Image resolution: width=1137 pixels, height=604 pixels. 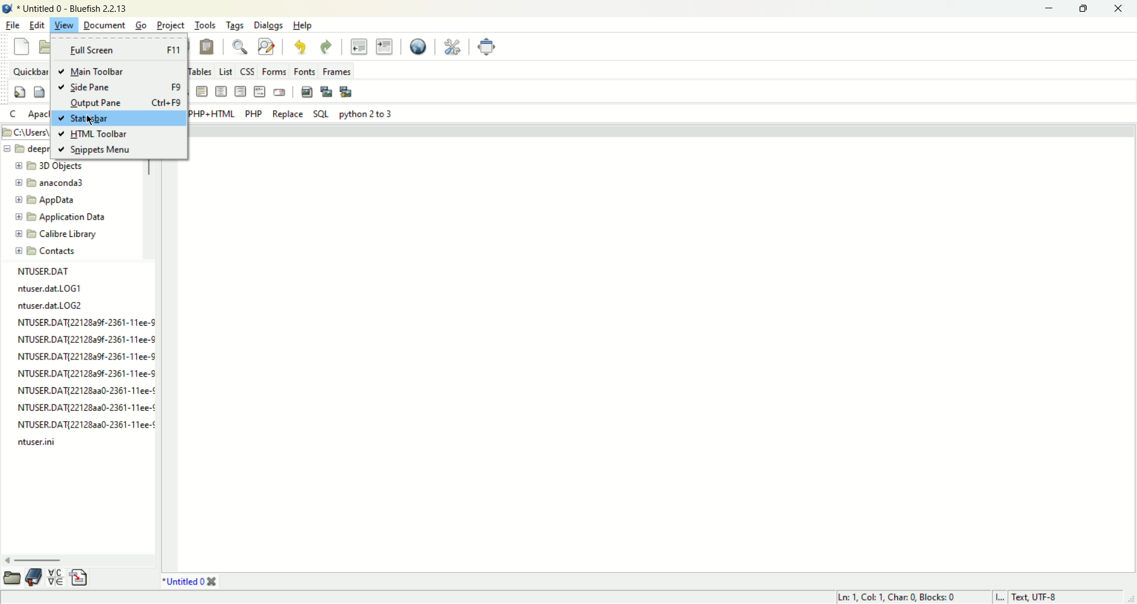 What do you see at coordinates (34, 576) in the screenshot?
I see `bookmark` at bounding box center [34, 576].